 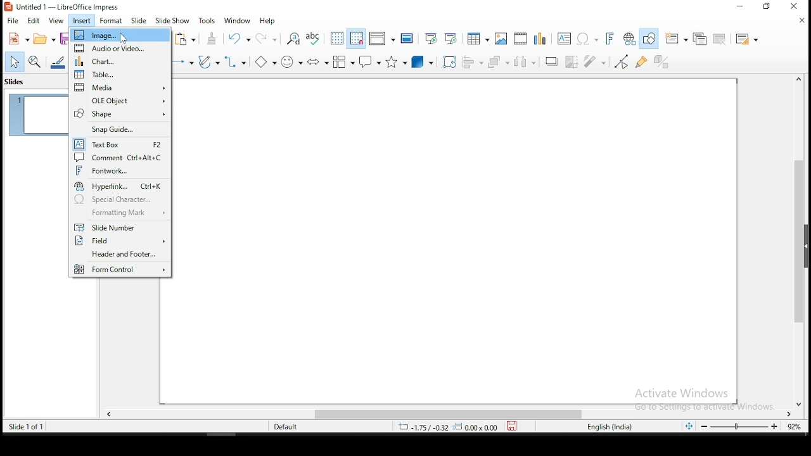 What do you see at coordinates (172, 21) in the screenshot?
I see `slide show` at bounding box center [172, 21].